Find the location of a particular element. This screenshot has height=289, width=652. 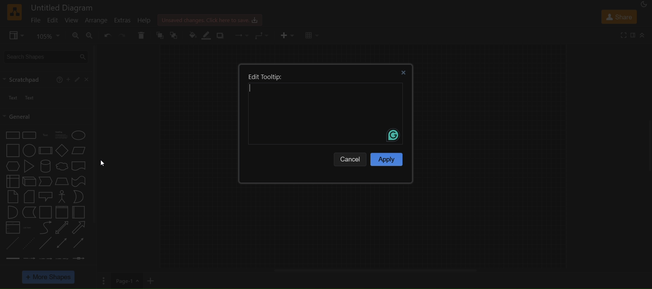

help is located at coordinates (144, 20).